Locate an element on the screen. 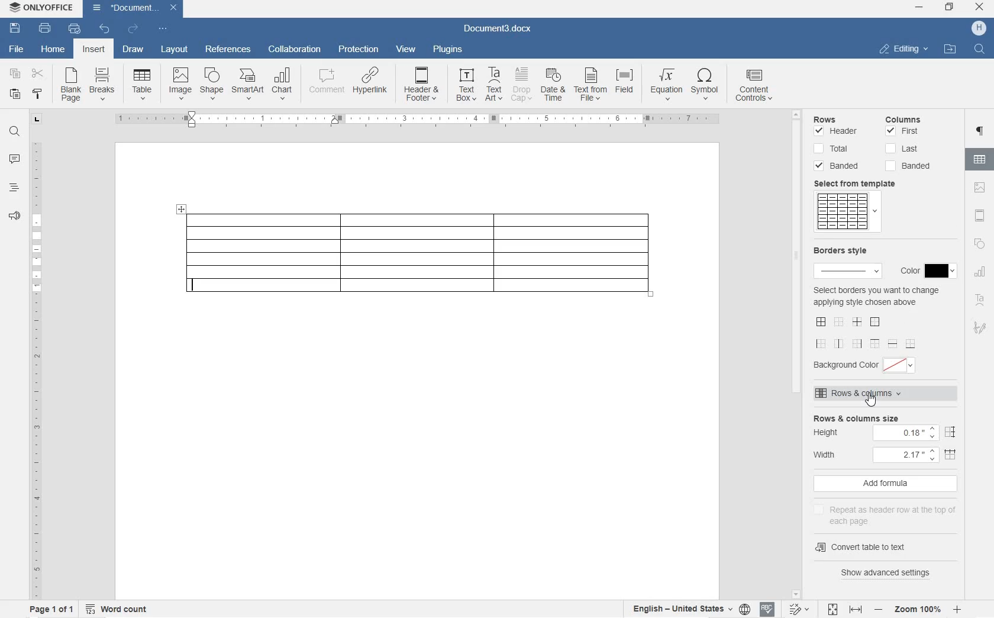  background color is located at coordinates (867, 365).